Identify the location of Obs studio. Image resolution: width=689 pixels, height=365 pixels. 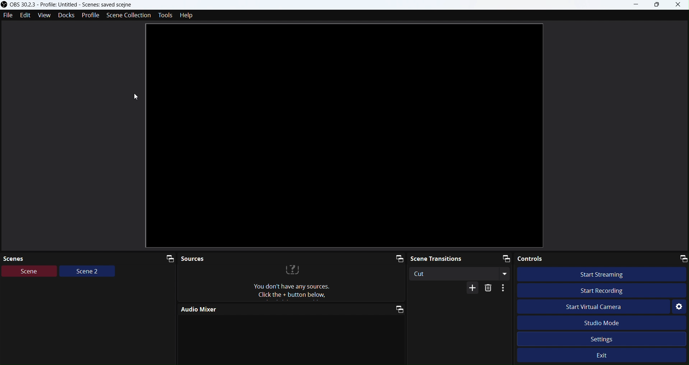
(69, 4).